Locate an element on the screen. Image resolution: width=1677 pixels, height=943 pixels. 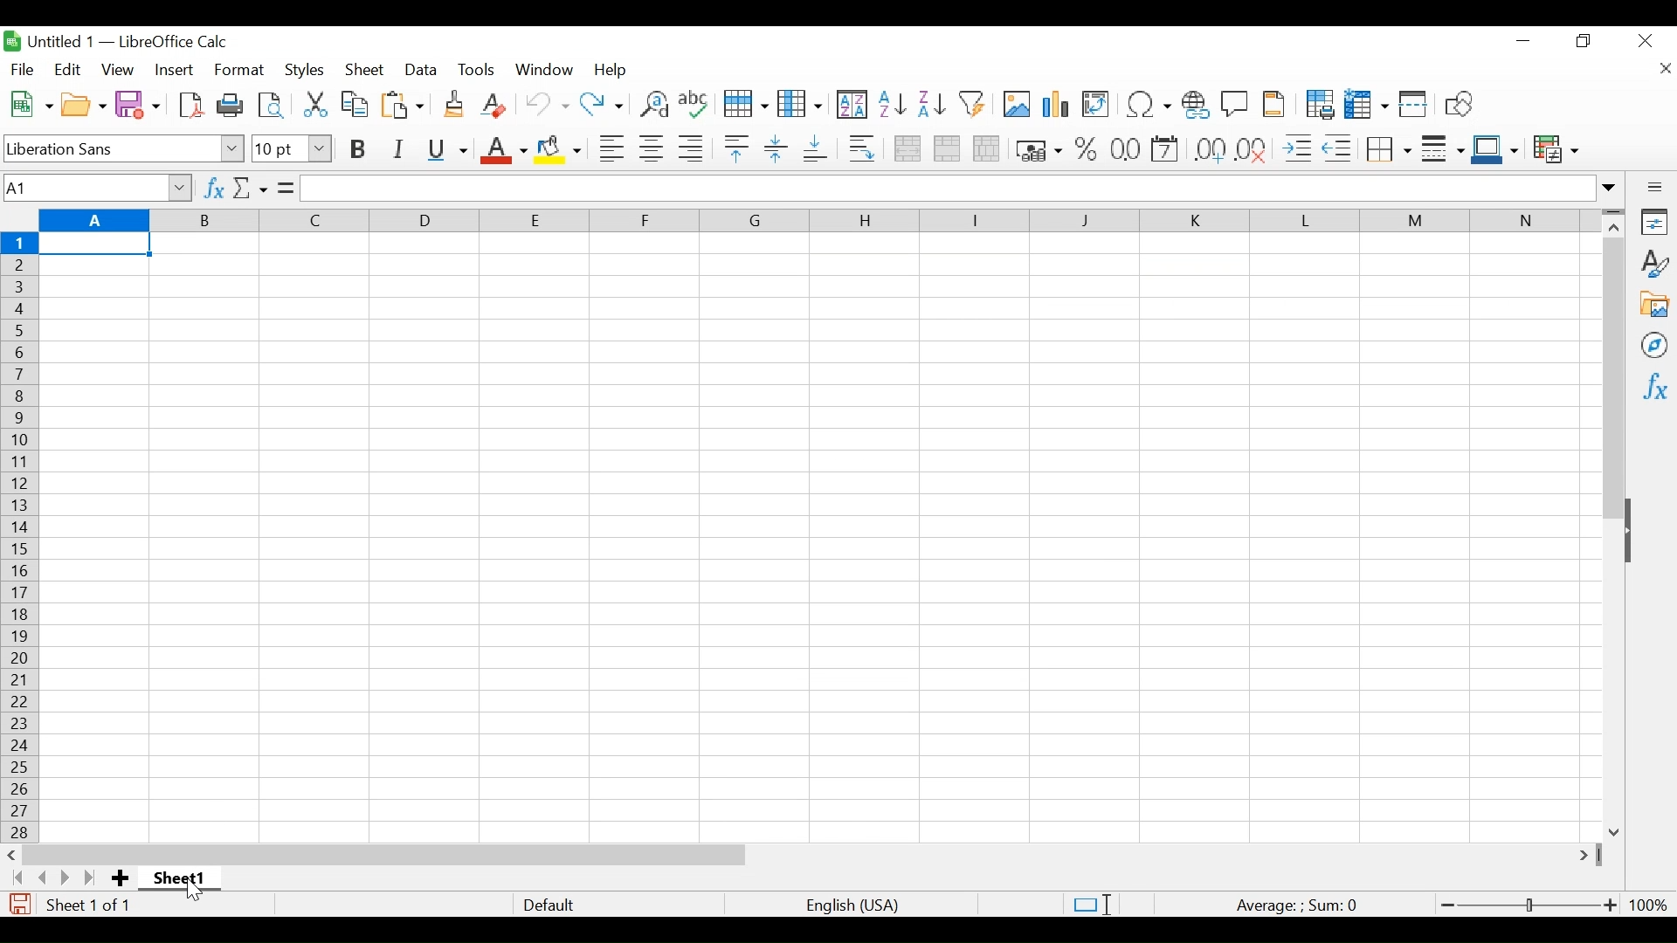
Select Function is located at coordinates (250, 188).